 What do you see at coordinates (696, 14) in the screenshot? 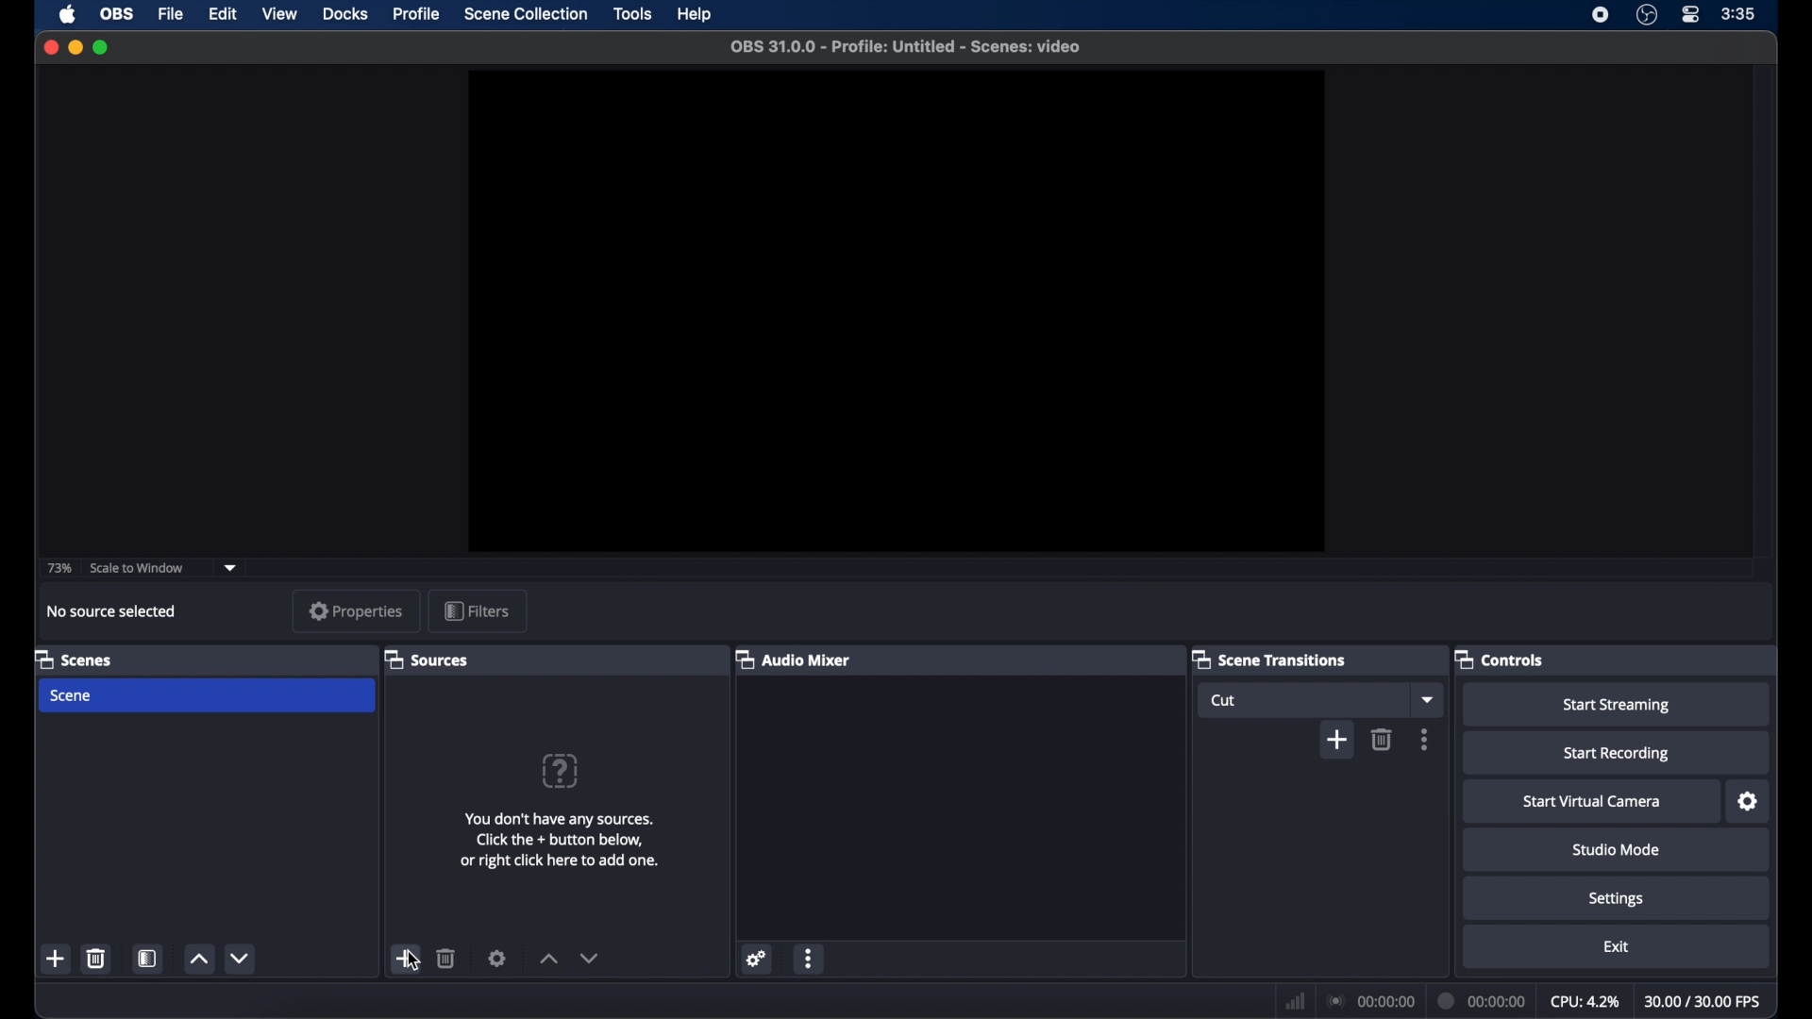
I see `help` at bounding box center [696, 14].